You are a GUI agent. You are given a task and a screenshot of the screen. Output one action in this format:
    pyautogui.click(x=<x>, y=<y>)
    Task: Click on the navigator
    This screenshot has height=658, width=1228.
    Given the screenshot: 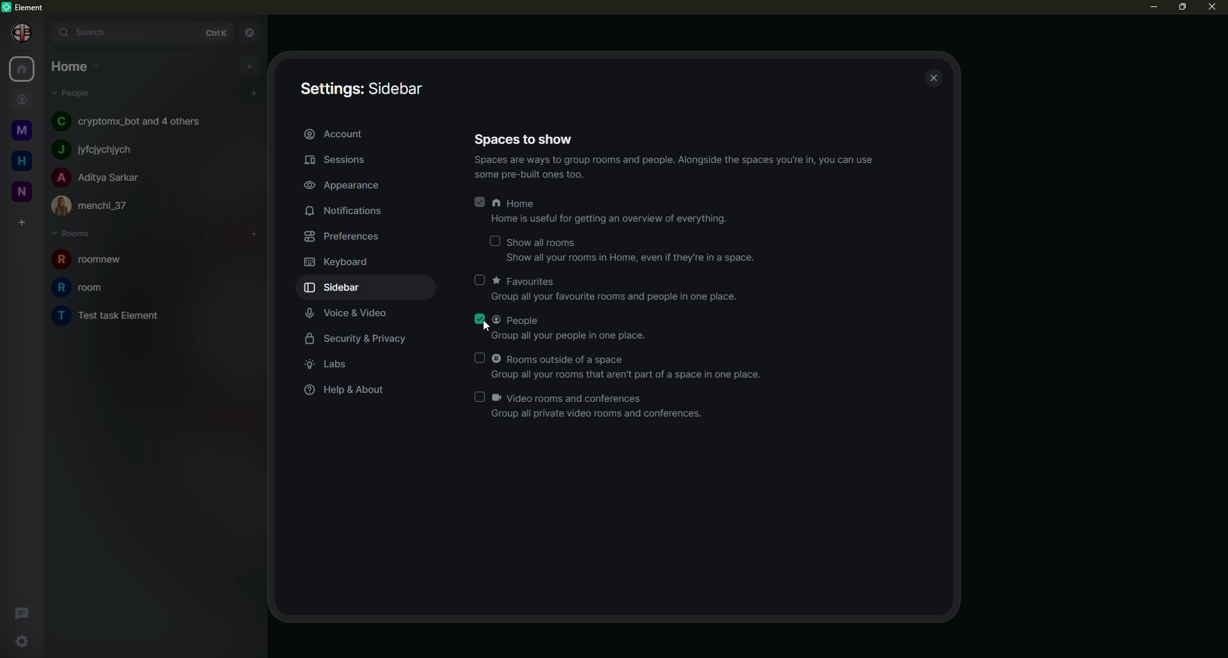 What is the action you would take?
    pyautogui.click(x=248, y=31)
    